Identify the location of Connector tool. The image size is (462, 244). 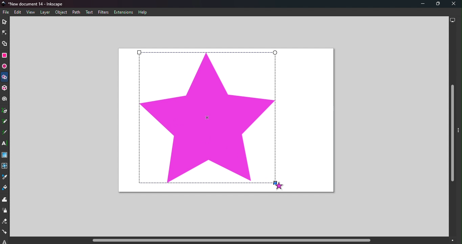
(4, 233).